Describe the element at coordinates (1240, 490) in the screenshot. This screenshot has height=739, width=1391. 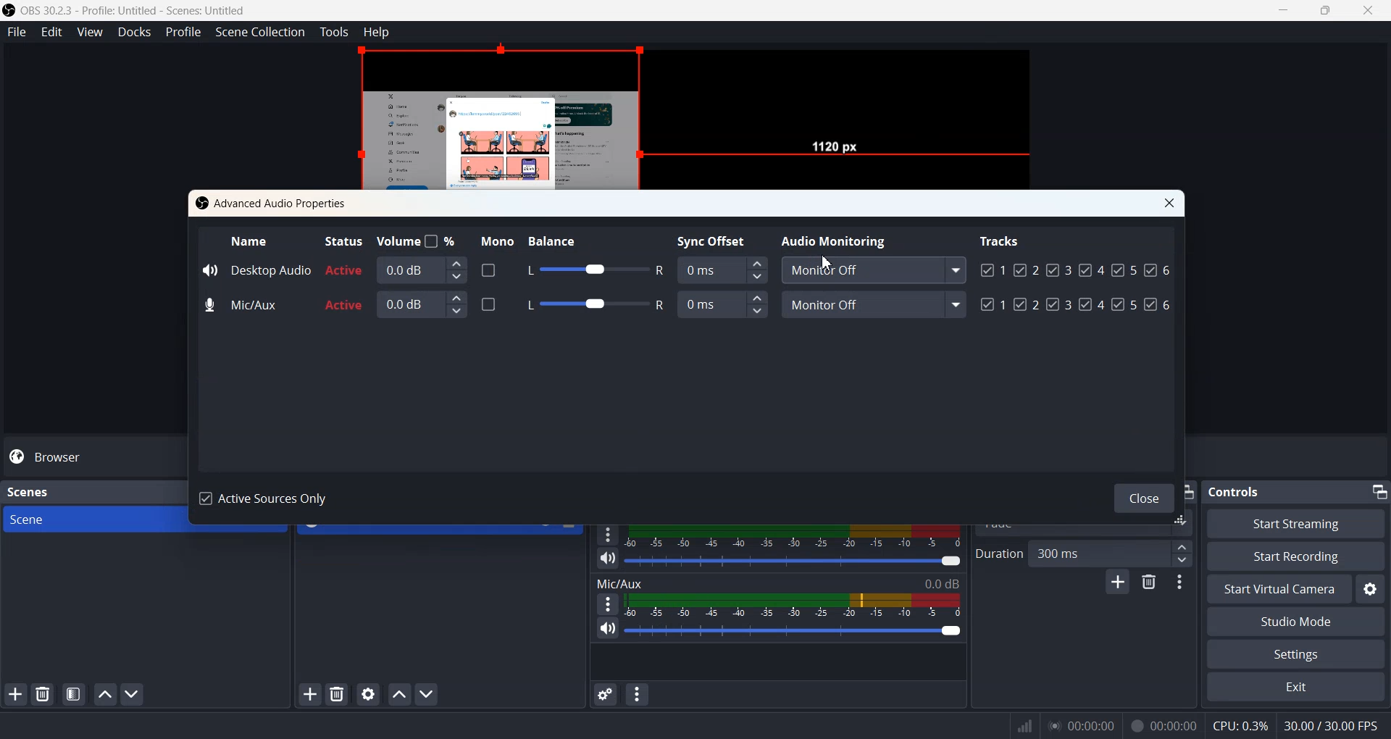
I see `Controls` at that location.